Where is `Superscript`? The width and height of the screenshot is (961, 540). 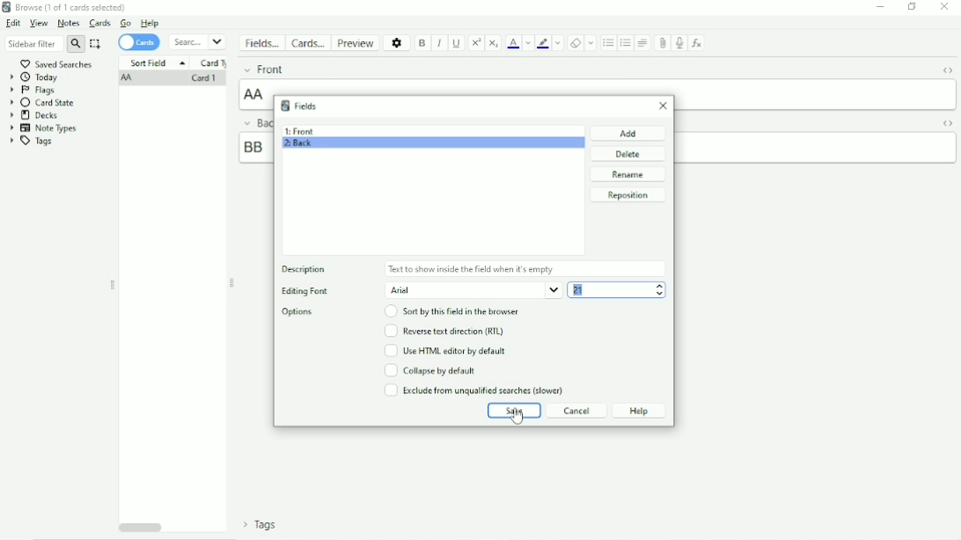 Superscript is located at coordinates (476, 43).